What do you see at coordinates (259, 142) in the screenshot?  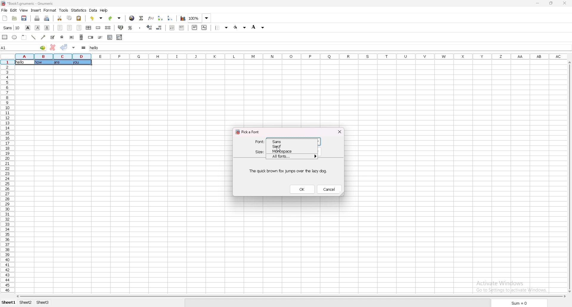 I see `font` at bounding box center [259, 142].